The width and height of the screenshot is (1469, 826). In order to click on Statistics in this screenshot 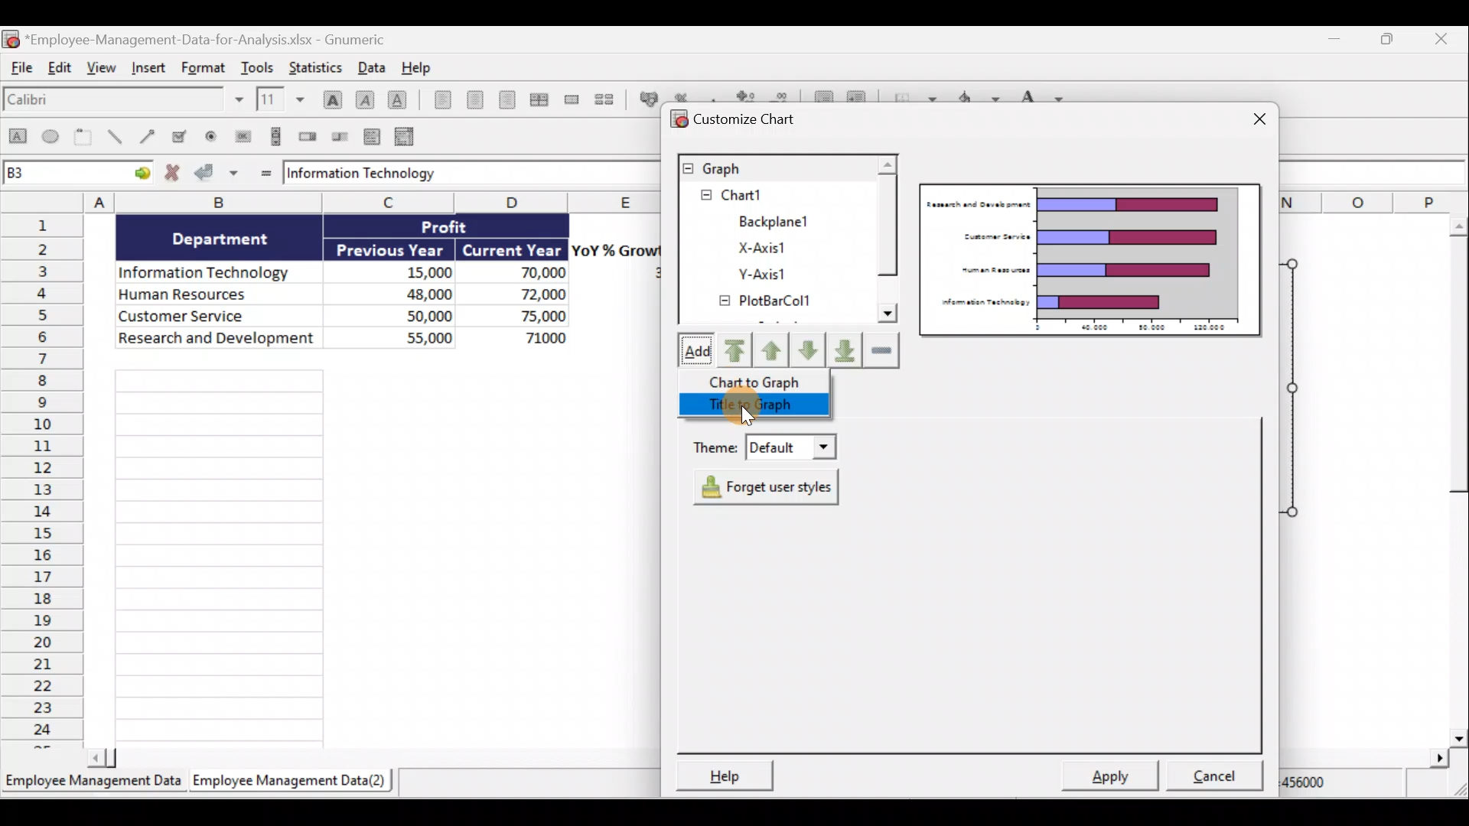, I will do `click(315, 66)`.